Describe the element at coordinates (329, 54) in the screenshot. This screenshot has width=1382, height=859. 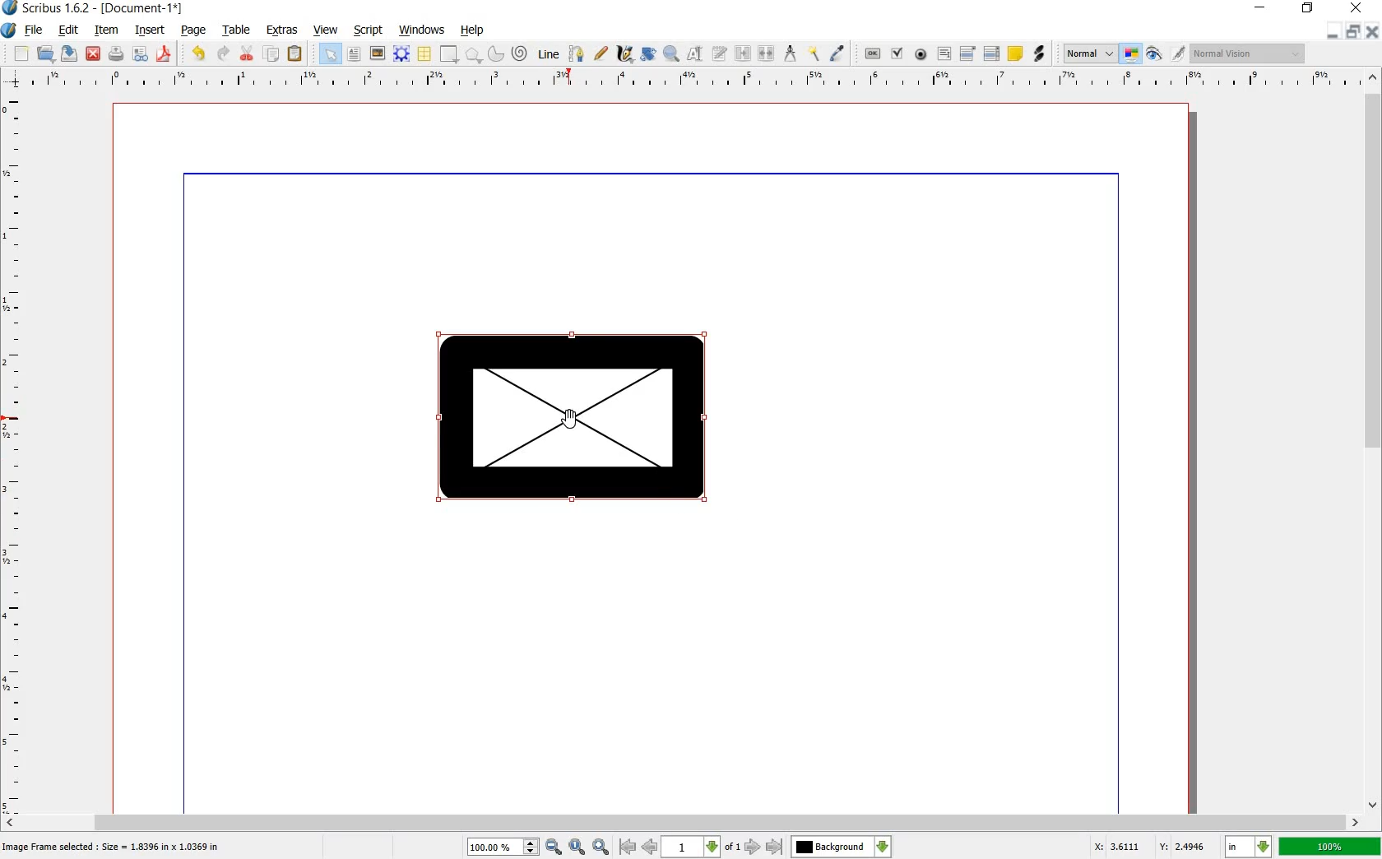
I see `select all` at that location.